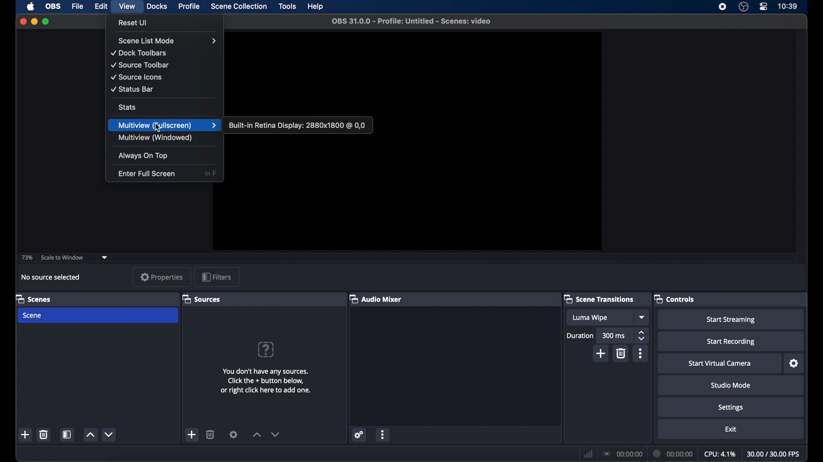 Image resolution: width=823 pixels, height=462 pixels. Describe the element at coordinates (33, 299) in the screenshot. I see `scenes` at that location.